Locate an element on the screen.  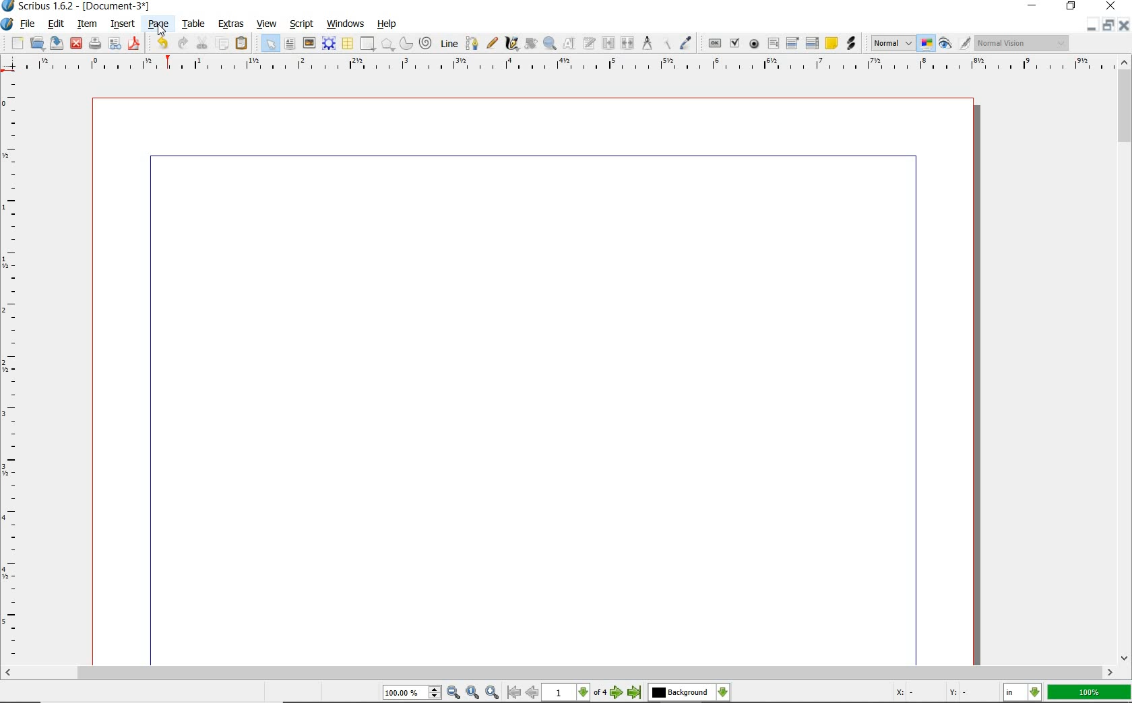
Next Page is located at coordinates (617, 694).